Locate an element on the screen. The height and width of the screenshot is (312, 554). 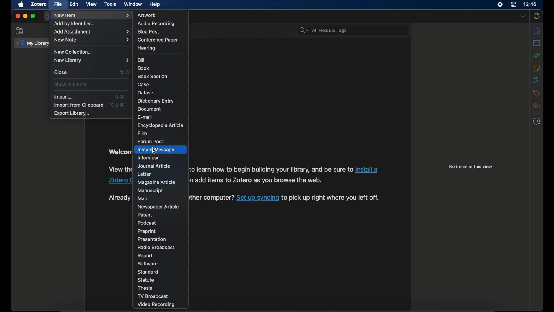
film is located at coordinates (142, 133).